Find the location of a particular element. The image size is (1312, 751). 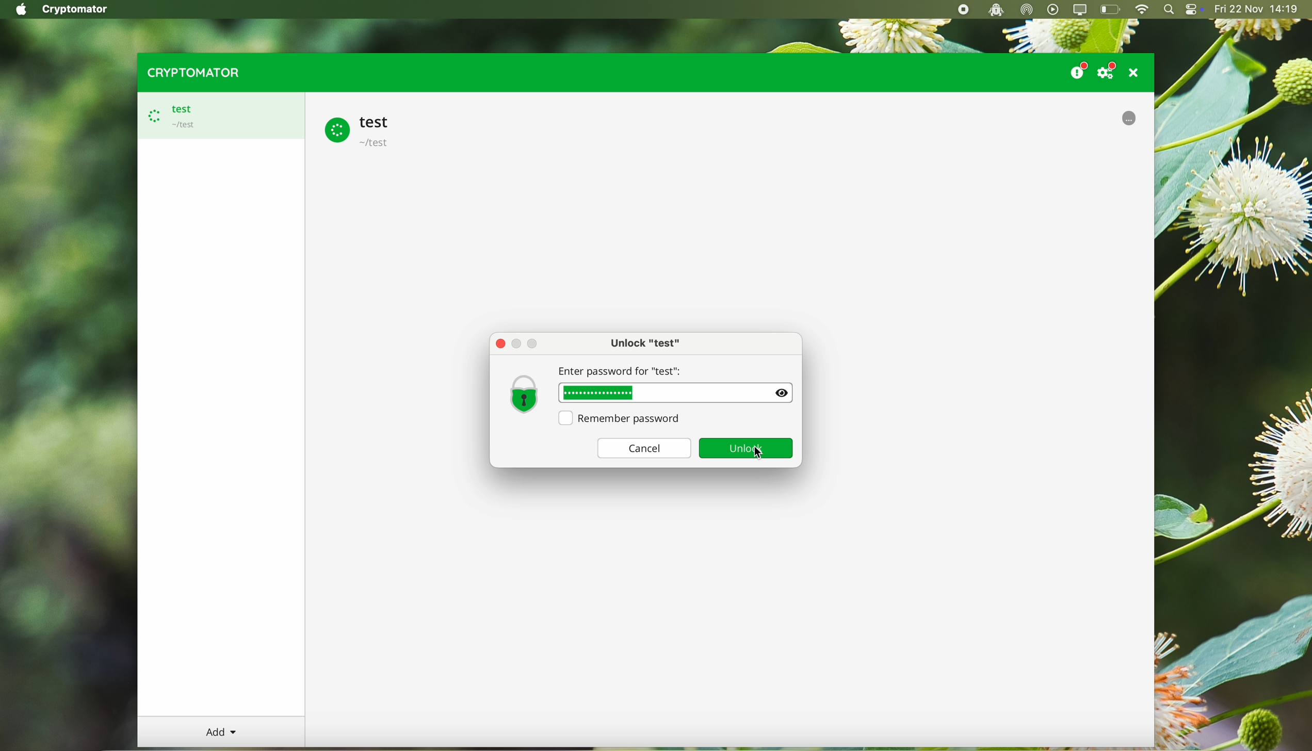

cryptomator open is located at coordinates (994, 10).